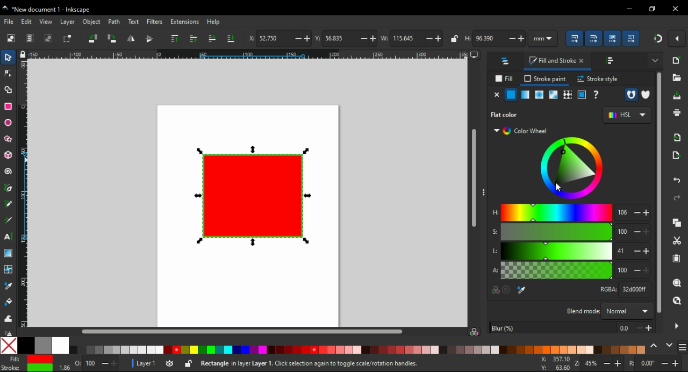  Describe the element at coordinates (193, 39) in the screenshot. I see `raise` at that location.